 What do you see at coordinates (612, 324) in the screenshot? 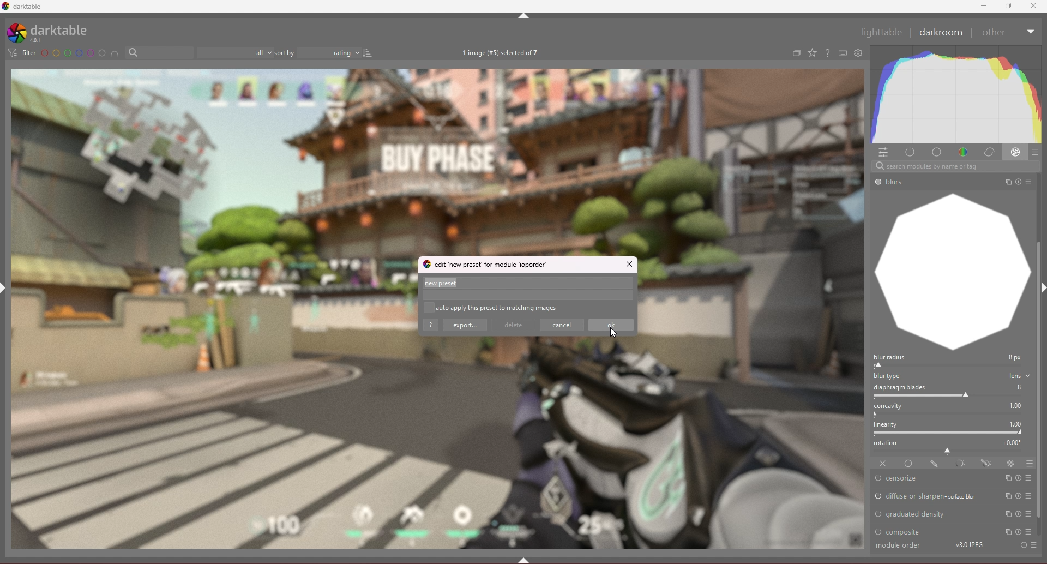
I see `ok` at bounding box center [612, 324].